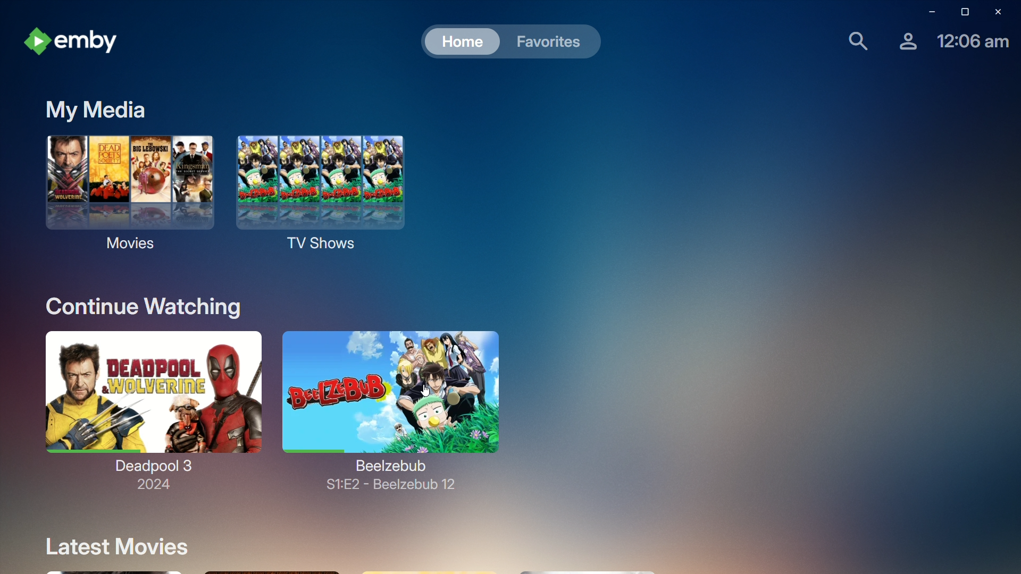 This screenshot has height=574, width=1021. What do you see at coordinates (141, 305) in the screenshot?
I see `Continue Watching` at bounding box center [141, 305].